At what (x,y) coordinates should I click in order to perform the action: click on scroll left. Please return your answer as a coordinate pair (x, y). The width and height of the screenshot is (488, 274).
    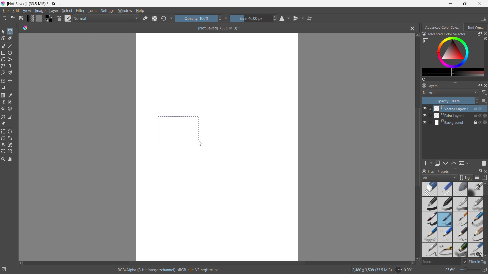
    Looking at the image, I should click on (21, 262).